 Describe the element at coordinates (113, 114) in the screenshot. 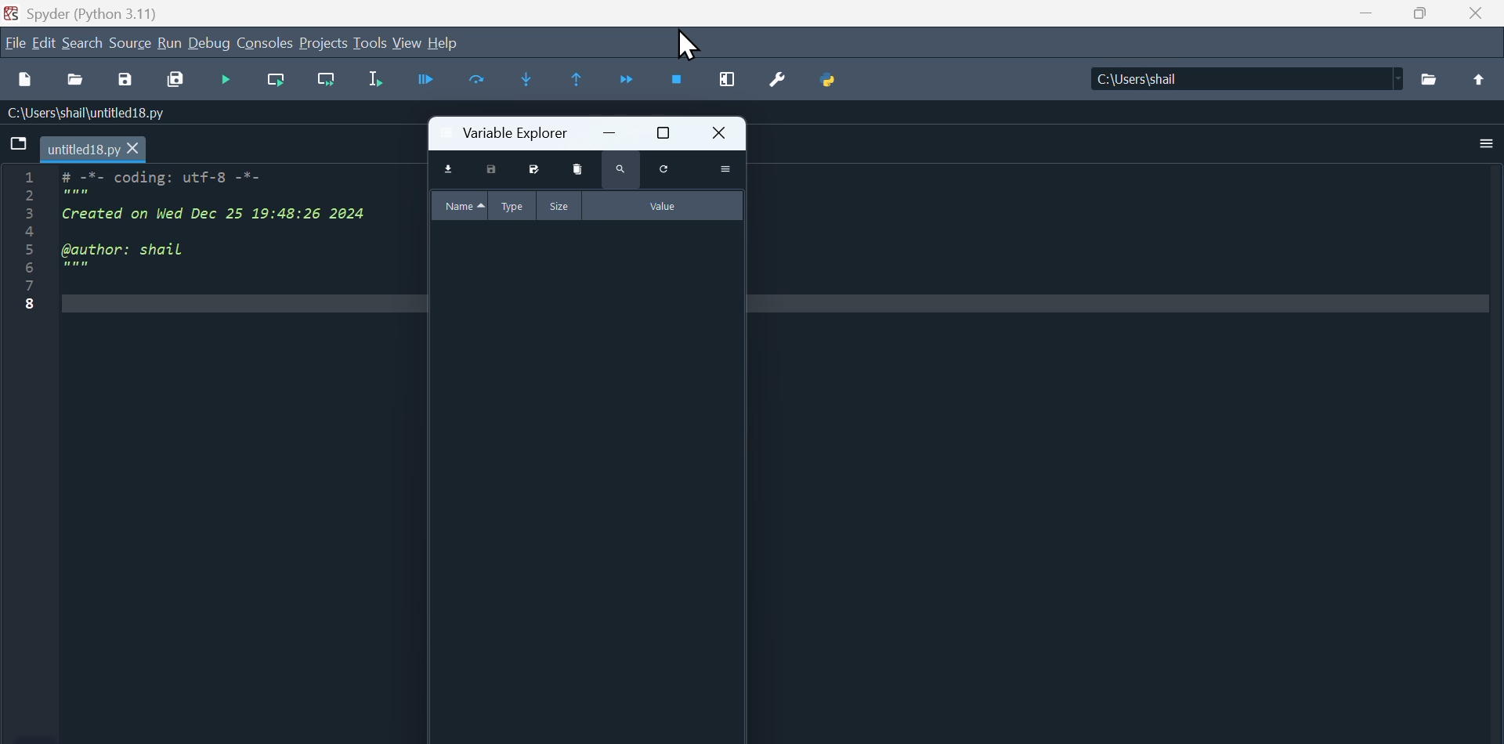

I see `C:\users\shail\untitled18.py` at that location.